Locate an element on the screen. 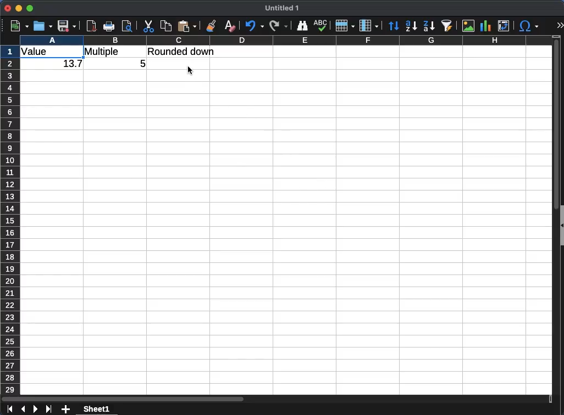 The height and width of the screenshot is (415, 564). close is located at coordinates (8, 8).